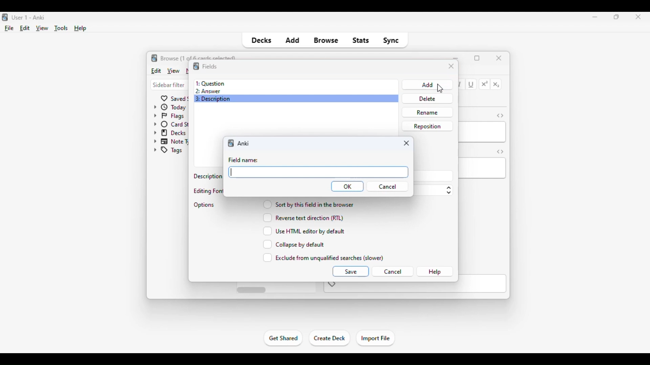 Image resolution: width=650 pixels, height=365 pixels. I want to click on exclude from unqualified searches (slower), so click(324, 258).